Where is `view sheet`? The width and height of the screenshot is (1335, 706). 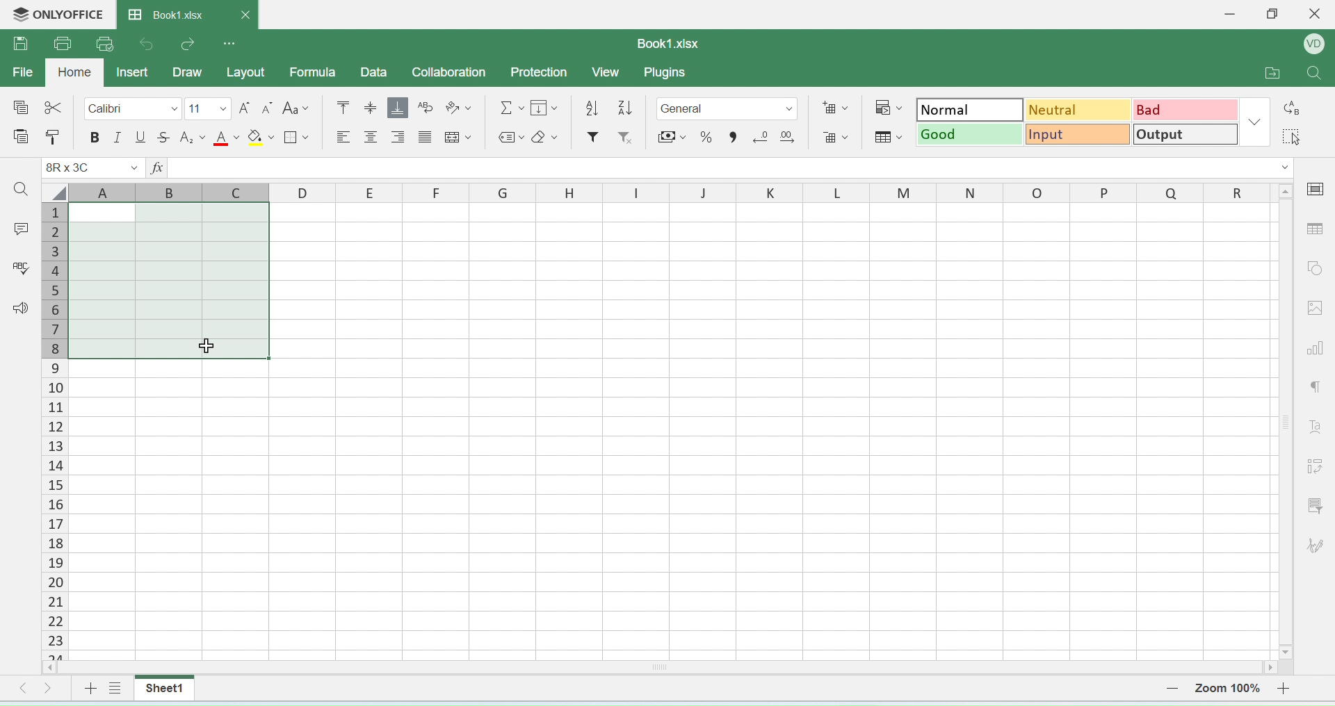
view sheet is located at coordinates (116, 690).